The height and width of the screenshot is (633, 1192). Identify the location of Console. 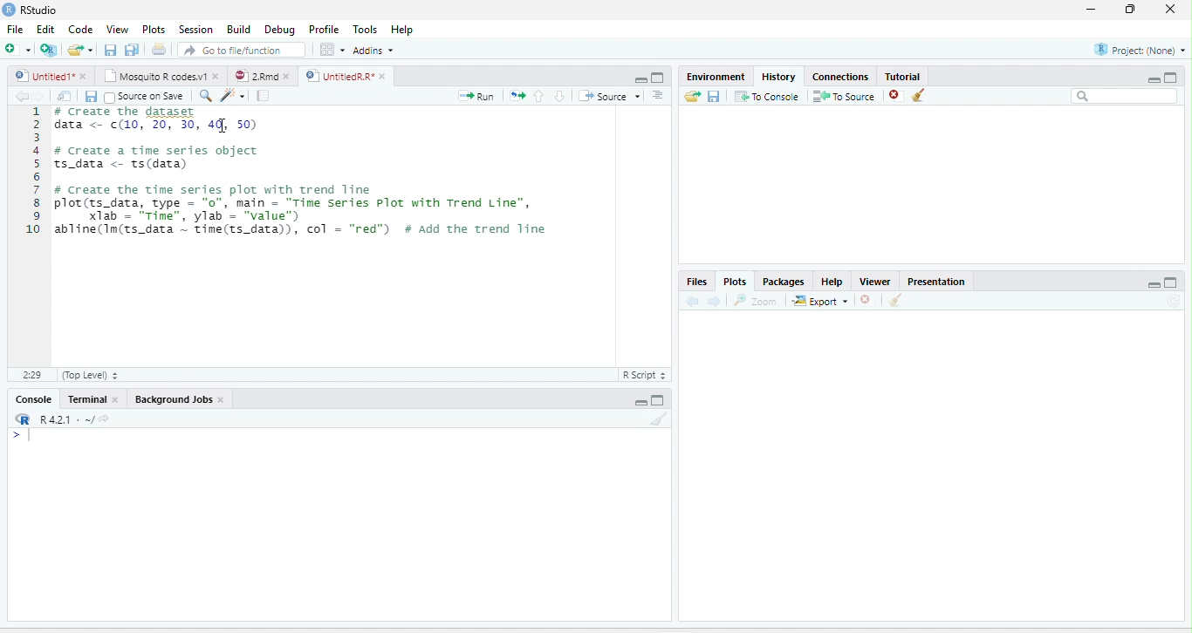
(34, 399).